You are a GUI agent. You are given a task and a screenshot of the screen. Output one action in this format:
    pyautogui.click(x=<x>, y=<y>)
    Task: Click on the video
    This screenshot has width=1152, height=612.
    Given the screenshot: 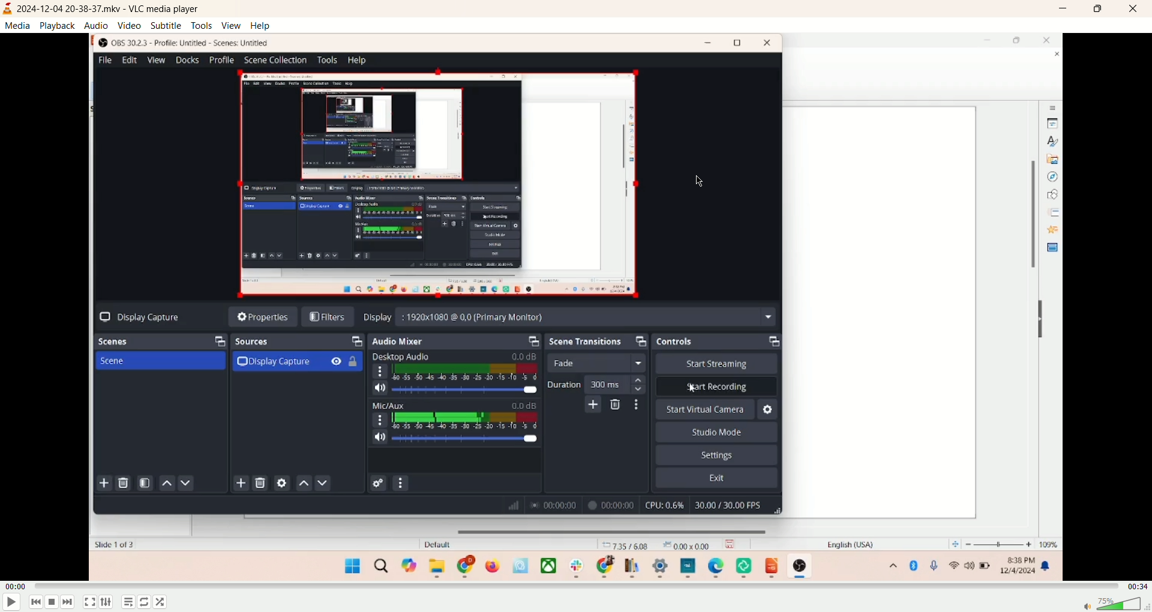 What is the action you would take?
    pyautogui.click(x=128, y=25)
    